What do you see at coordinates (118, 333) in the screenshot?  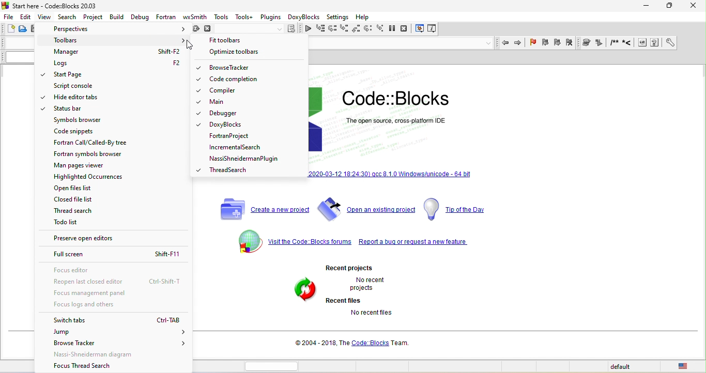 I see `jump` at bounding box center [118, 333].